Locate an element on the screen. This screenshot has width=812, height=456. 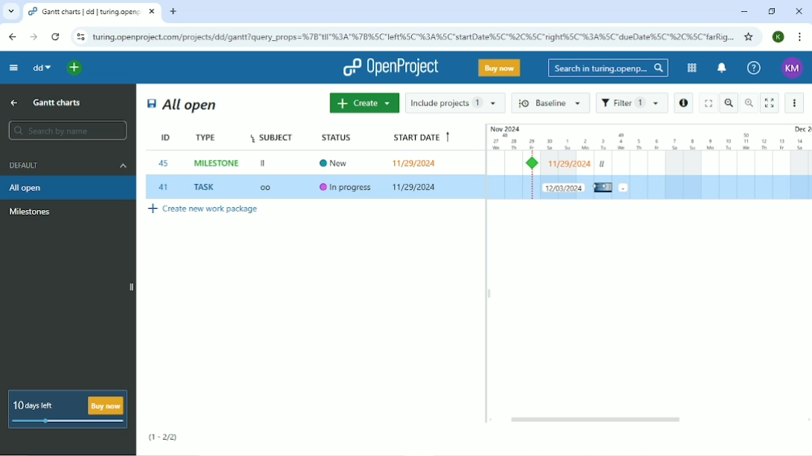
Milestone start date is located at coordinates (570, 164).